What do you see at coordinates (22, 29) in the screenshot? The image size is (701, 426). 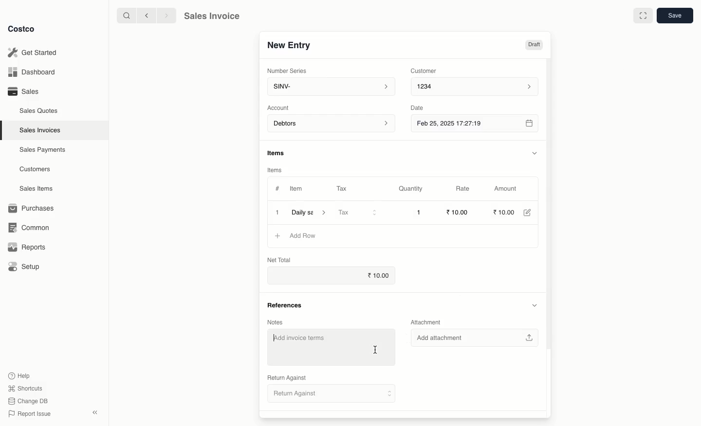 I see `Costco` at bounding box center [22, 29].